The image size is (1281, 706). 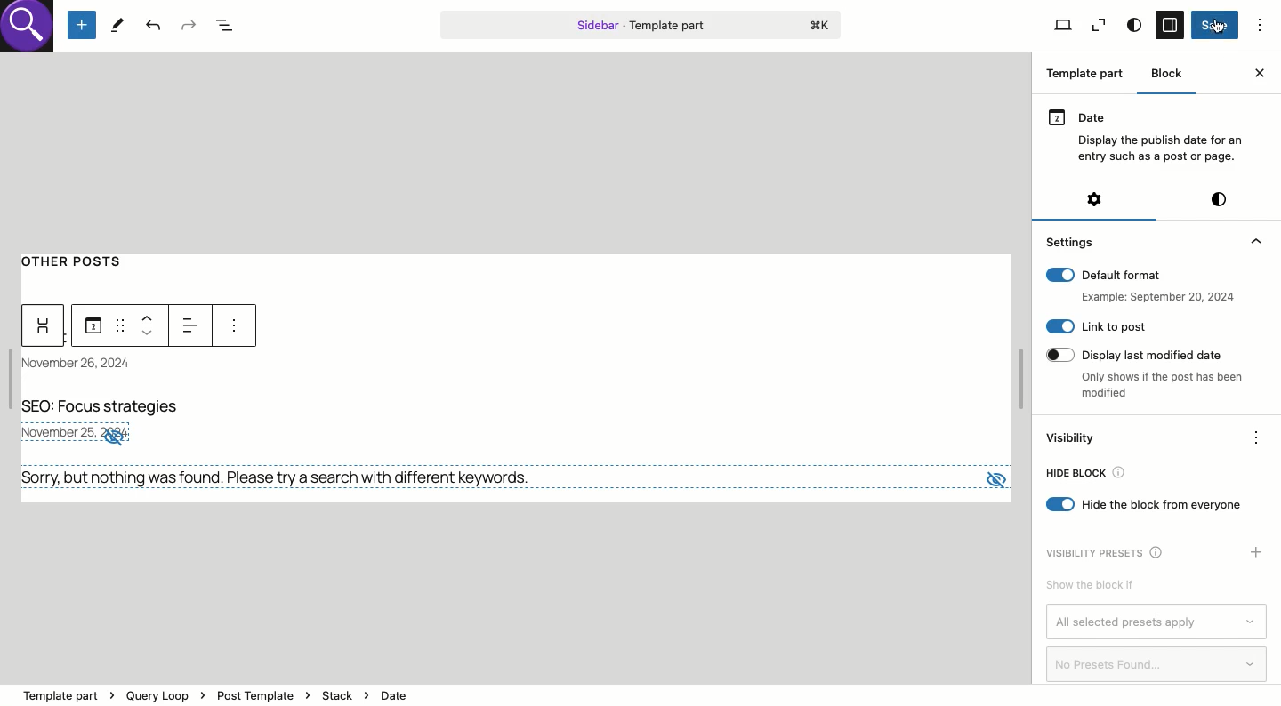 What do you see at coordinates (1143, 353) in the screenshot?
I see `Display last modified date` at bounding box center [1143, 353].